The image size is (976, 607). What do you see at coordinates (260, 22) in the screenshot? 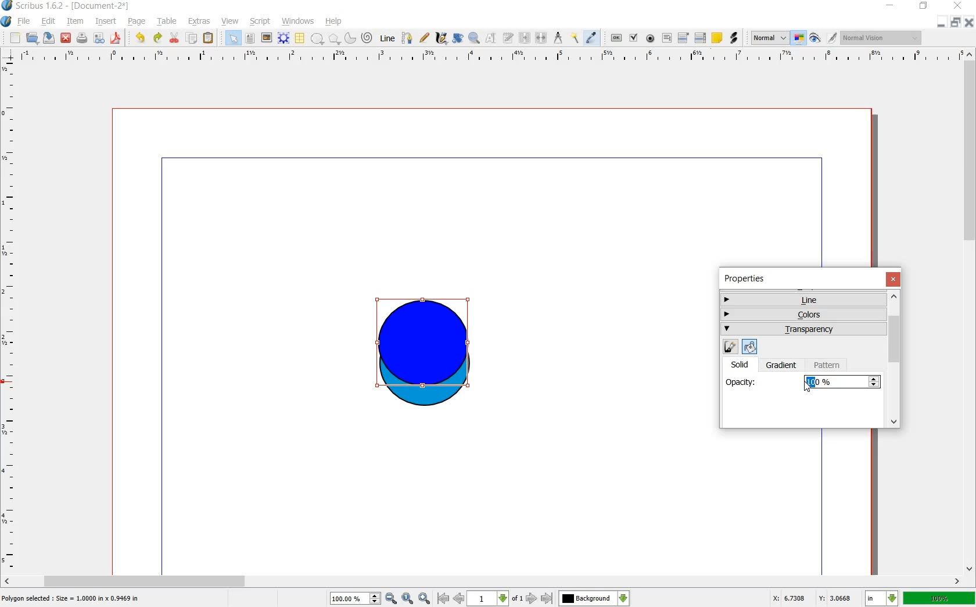
I see `script` at bounding box center [260, 22].